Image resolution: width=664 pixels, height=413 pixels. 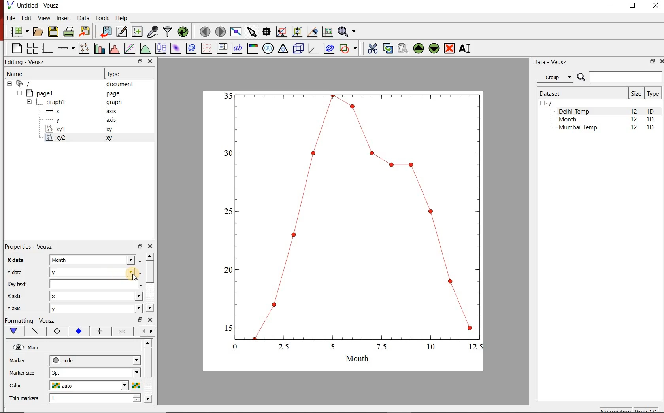 What do you see at coordinates (105, 32) in the screenshot?
I see `import data into Veusz` at bounding box center [105, 32].